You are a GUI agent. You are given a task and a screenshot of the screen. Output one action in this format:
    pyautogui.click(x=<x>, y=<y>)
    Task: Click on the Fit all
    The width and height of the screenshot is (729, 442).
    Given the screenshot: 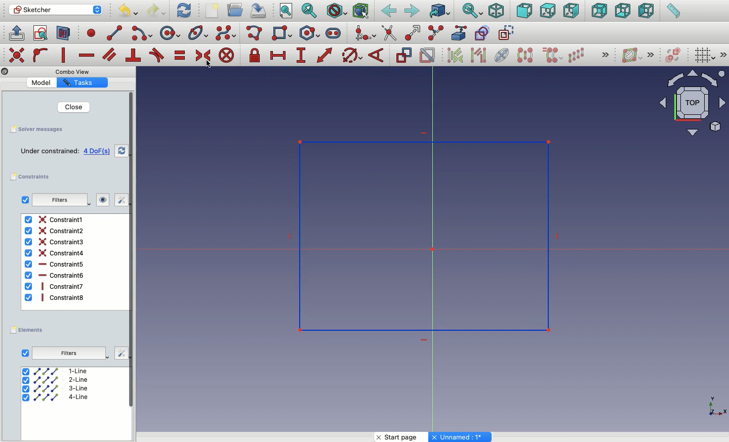 What is the action you would take?
    pyautogui.click(x=285, y=12)
    